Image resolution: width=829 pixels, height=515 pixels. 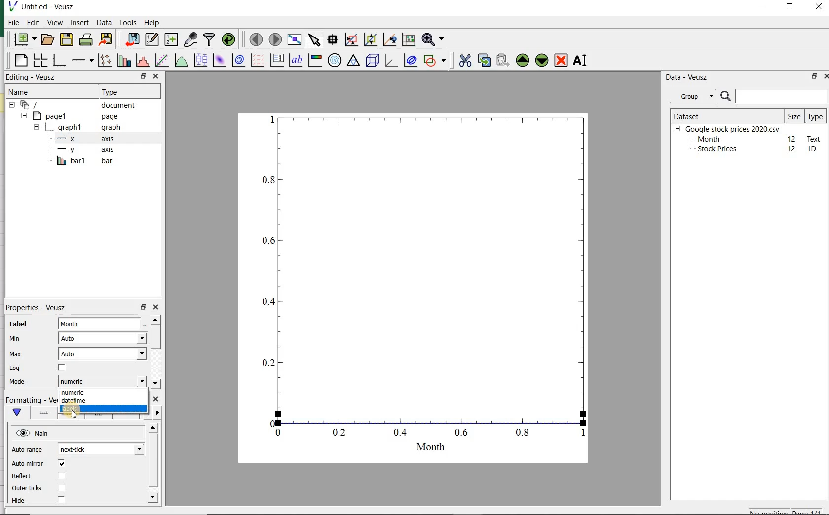 I want to click on click or draw a rectangle to zoom graph axes, so click(x=351, y=39).